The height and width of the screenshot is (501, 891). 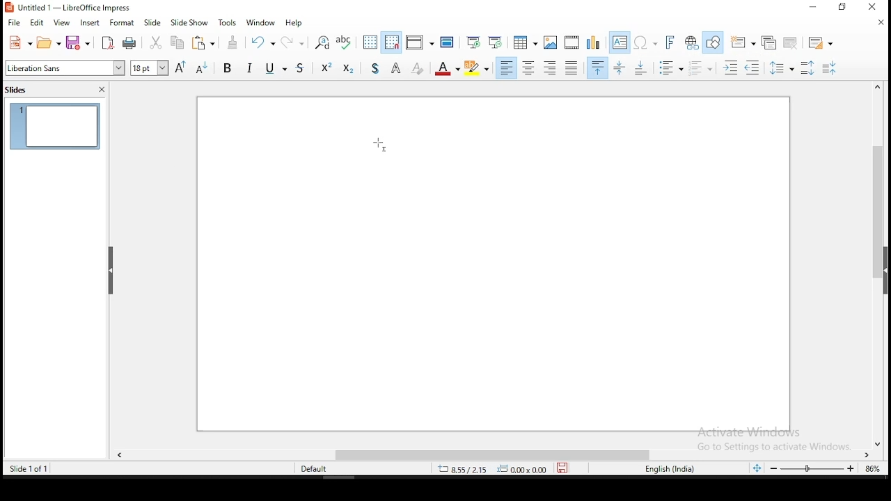 What do you see at coordinates (232, 42) in the screenshot?
I see `clone formatting` at bounding box center [232, 42].